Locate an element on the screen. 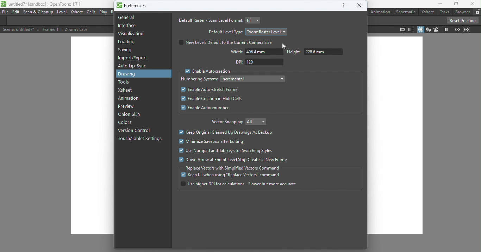 Image resolution: width=481 pixels, height=252 pixels. File name is located at coordinates (46, 4).